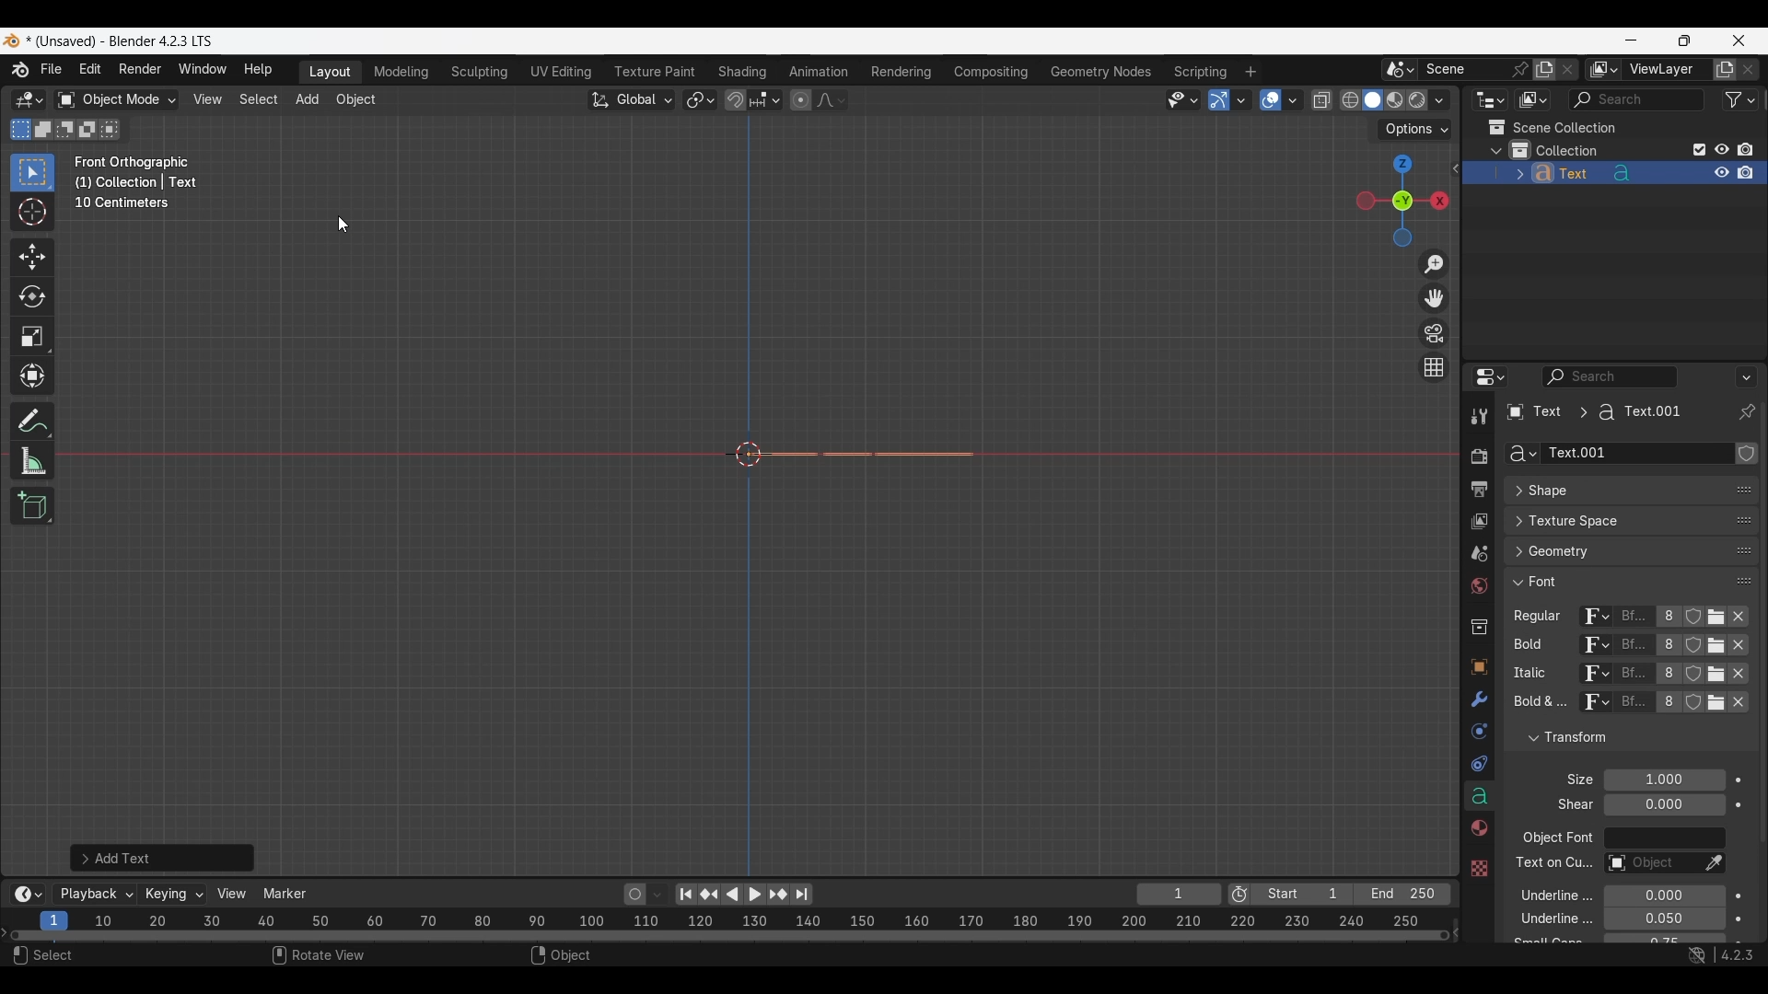 Image resolution: width=1768 pixels, height=994 pixels. Describe the element at coordinates (1552, 865) in the screenshot. I see `` at that location.